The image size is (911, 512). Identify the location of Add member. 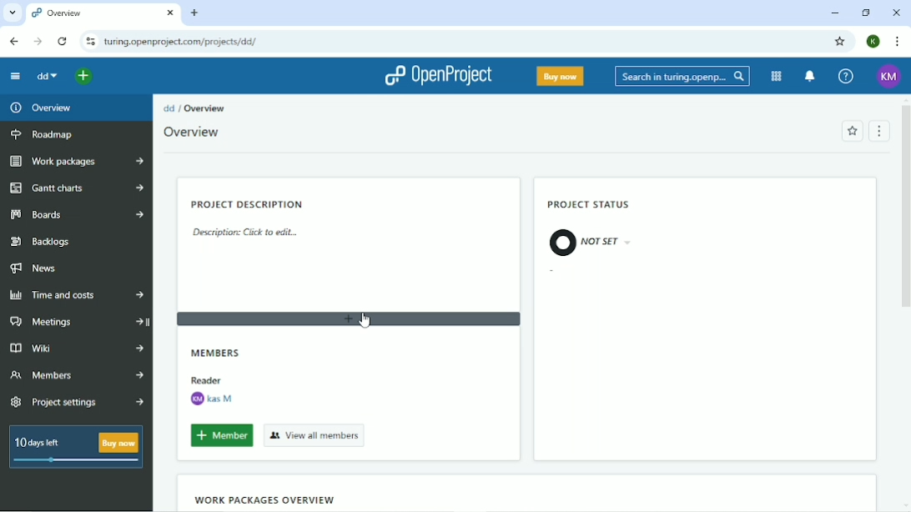
(221, 435).